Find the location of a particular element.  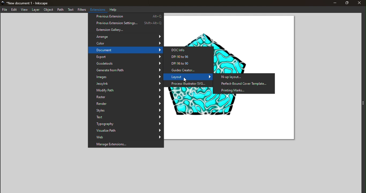

Previous Extension is located at coordinates (126, 16).